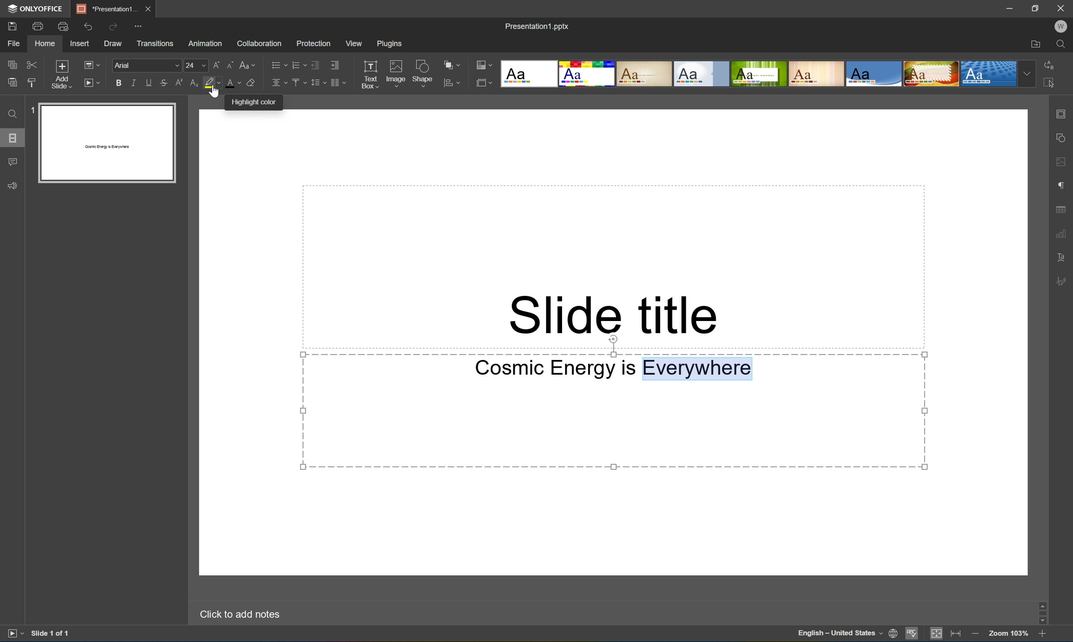  What do you see at coordinates (12, 161) in the screenshot?
I see `Comments` at bounding box center [12, 161].